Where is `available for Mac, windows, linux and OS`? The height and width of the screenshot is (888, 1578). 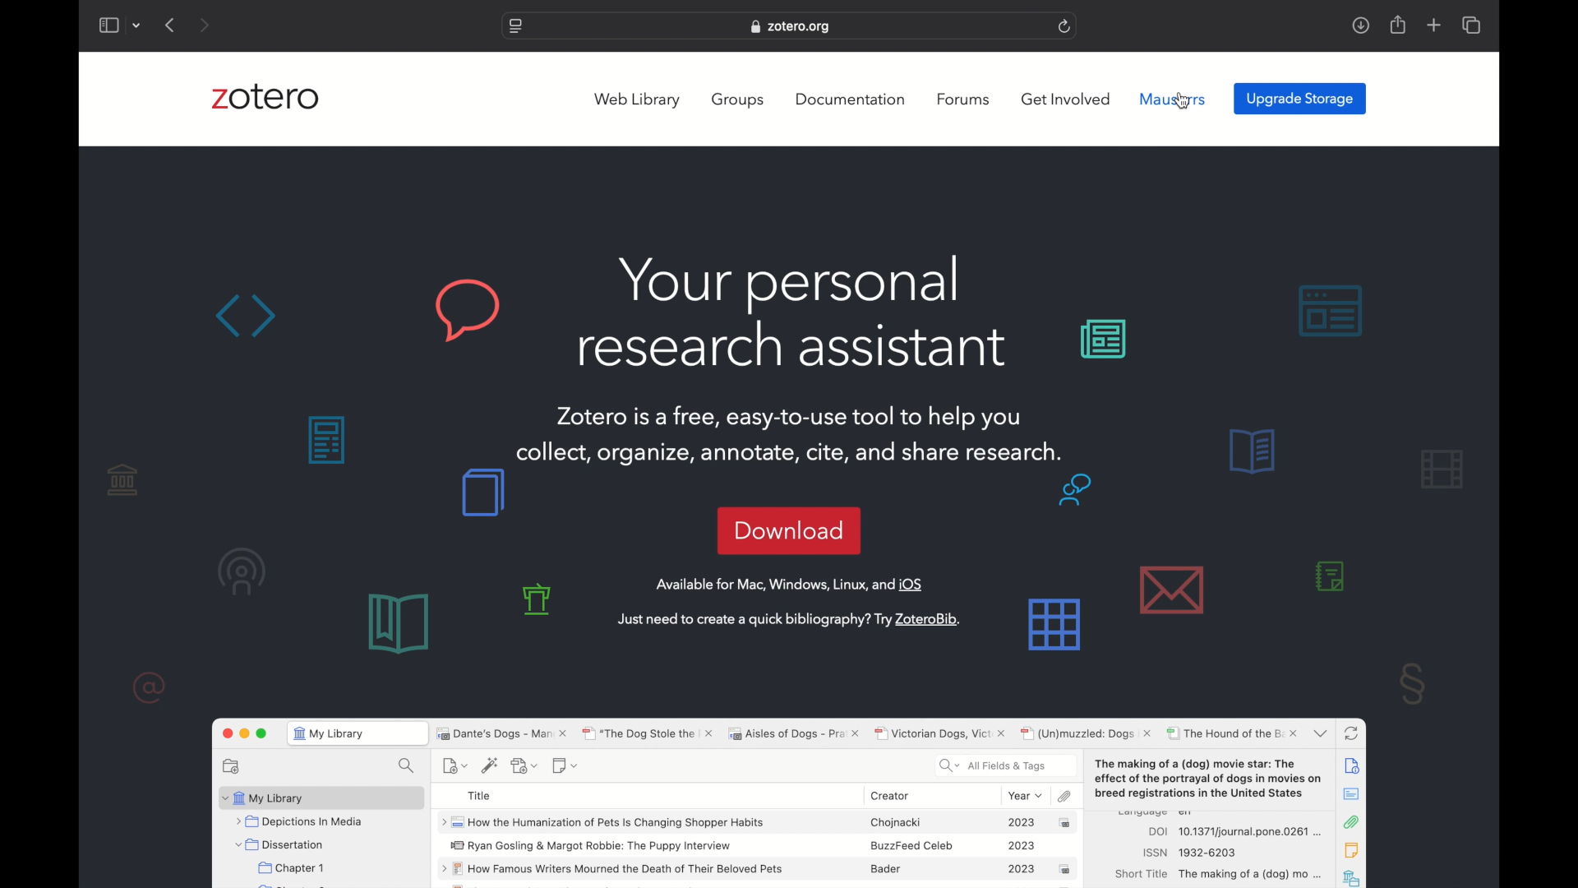 available for Mac, windows, linux and OS is located at coordinates (790, 585).